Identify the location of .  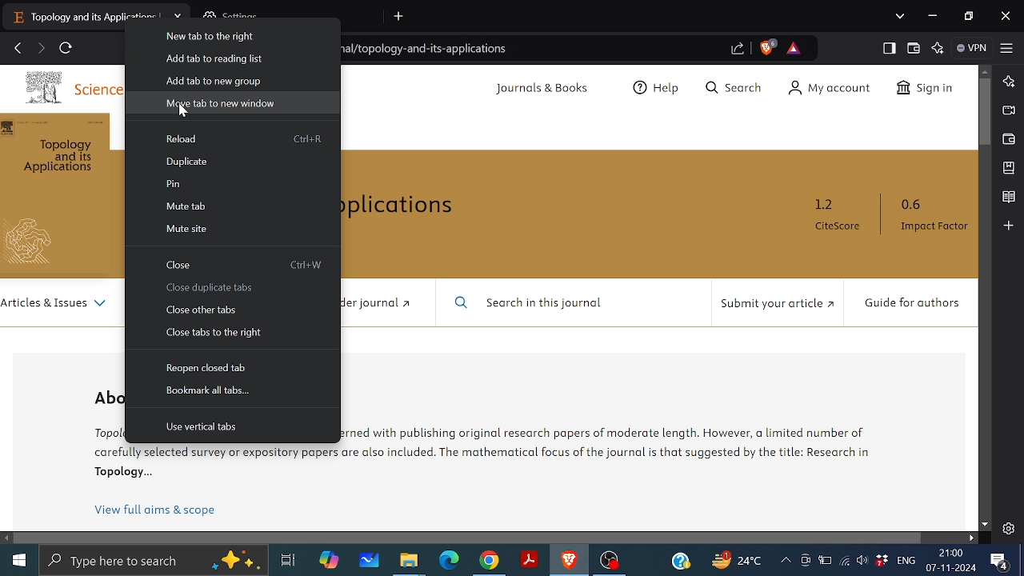
(1008, 109).